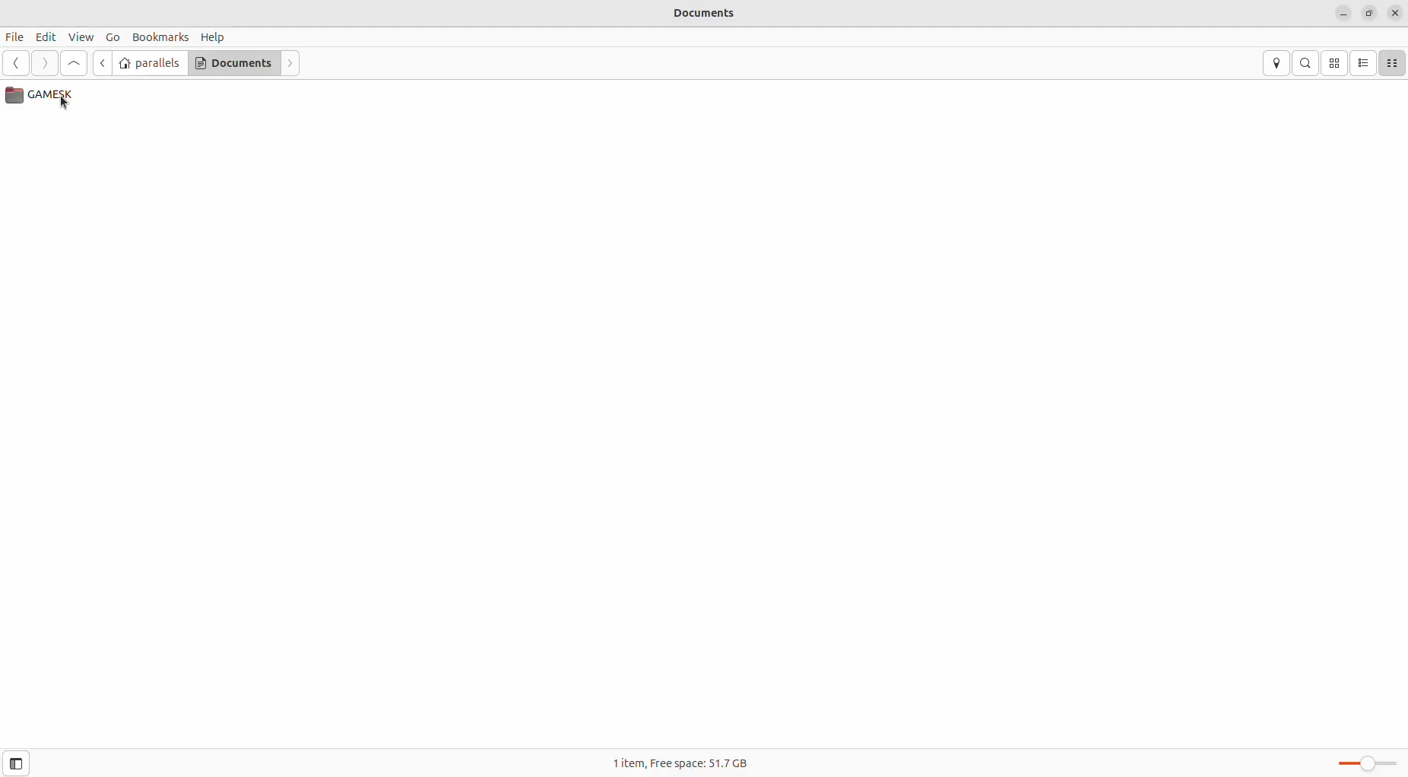 This screenshot has width=1408, height=777. I want to click on View, so click(82, 38).